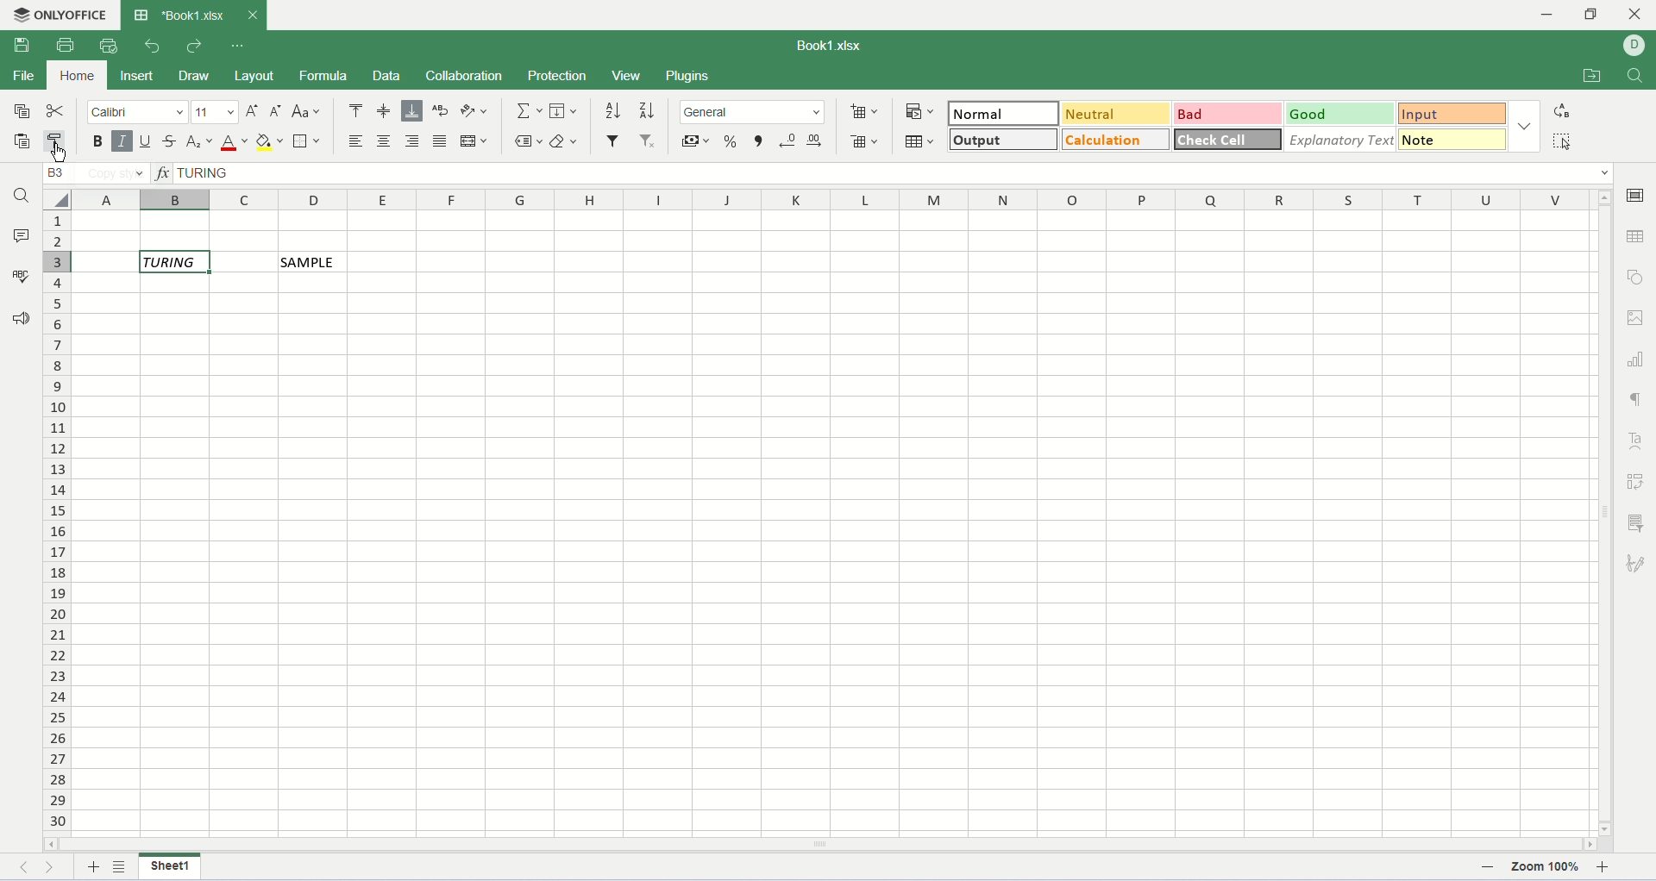 The image size is (1656, 881). I want to click on decrease decimal, so click(788, 142).